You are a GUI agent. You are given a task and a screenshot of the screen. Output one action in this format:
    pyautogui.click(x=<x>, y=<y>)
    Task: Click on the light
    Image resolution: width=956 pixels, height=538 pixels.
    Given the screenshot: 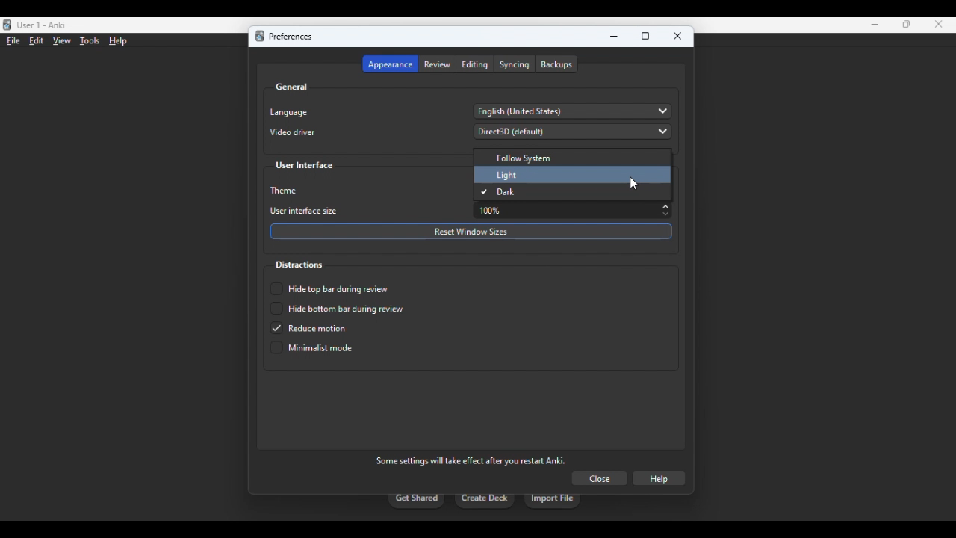 What is the action you would take?
    pyautogui.click(x=508, y=175)
    